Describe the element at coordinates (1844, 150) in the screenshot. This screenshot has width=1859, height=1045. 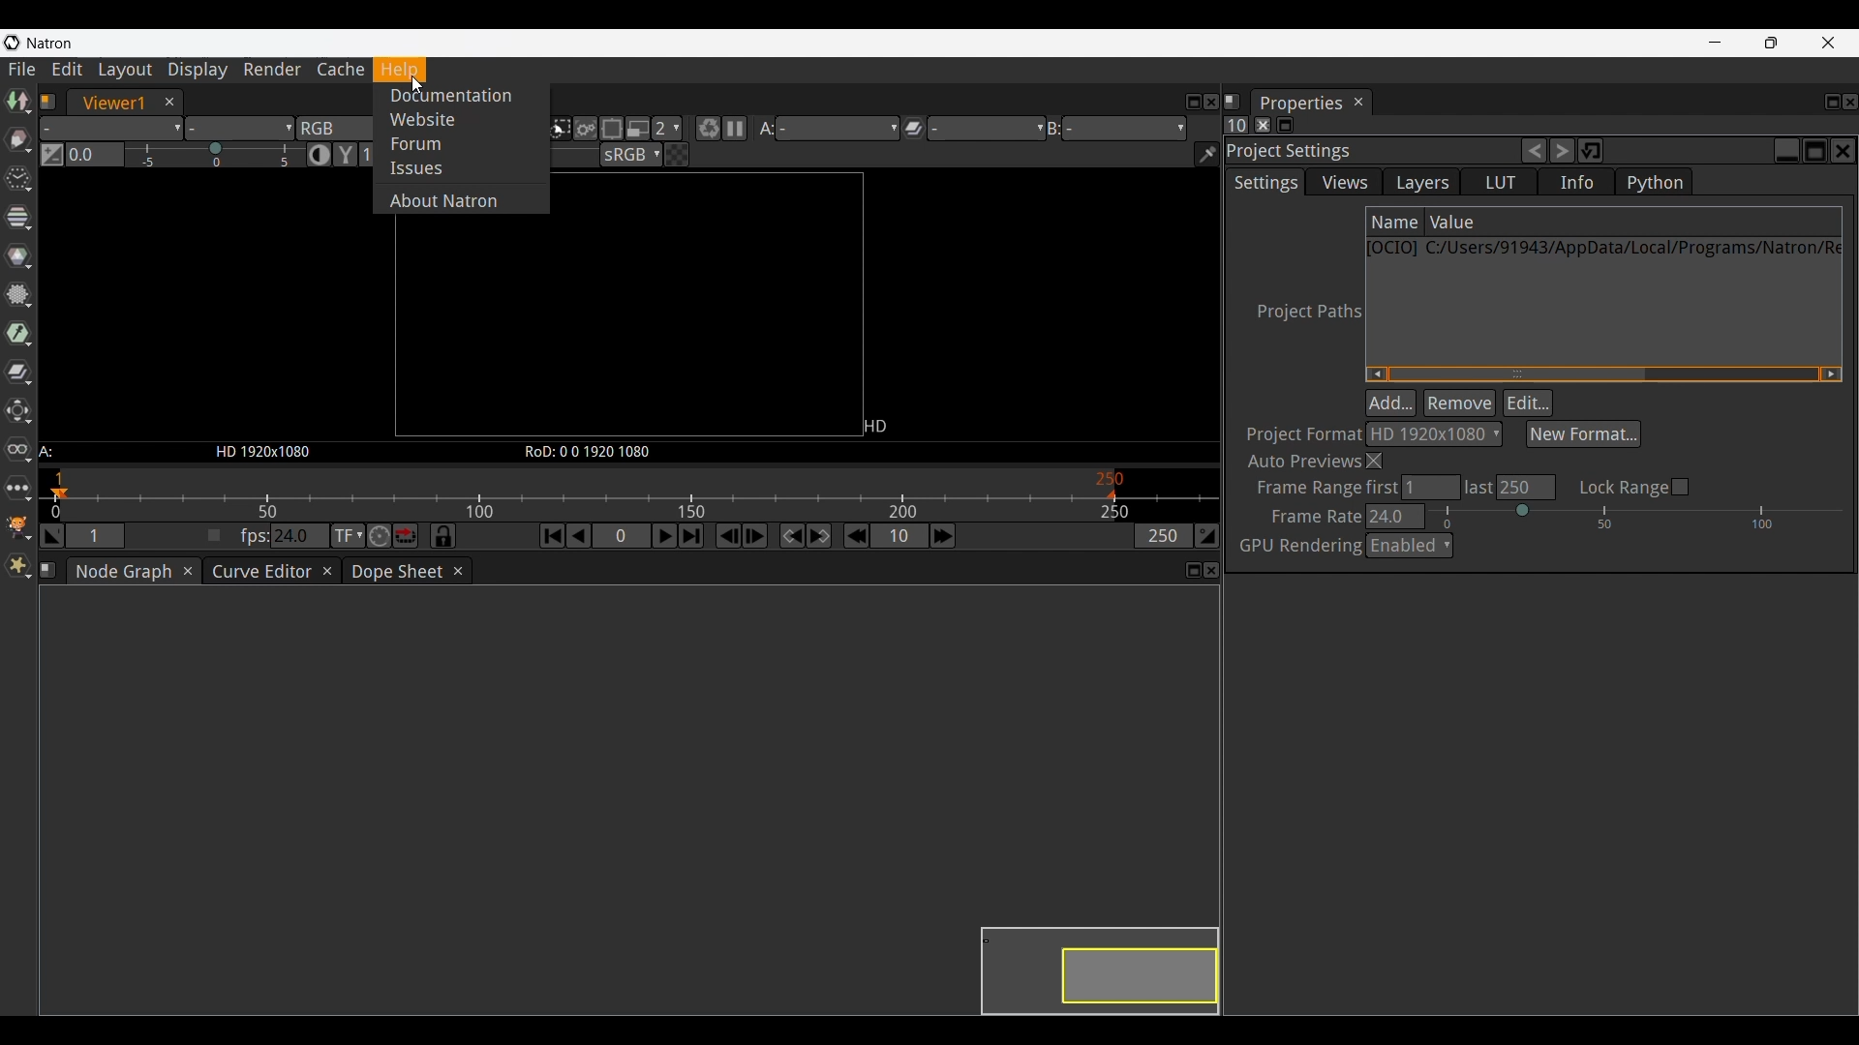
I see `Close projects settings` at that location.